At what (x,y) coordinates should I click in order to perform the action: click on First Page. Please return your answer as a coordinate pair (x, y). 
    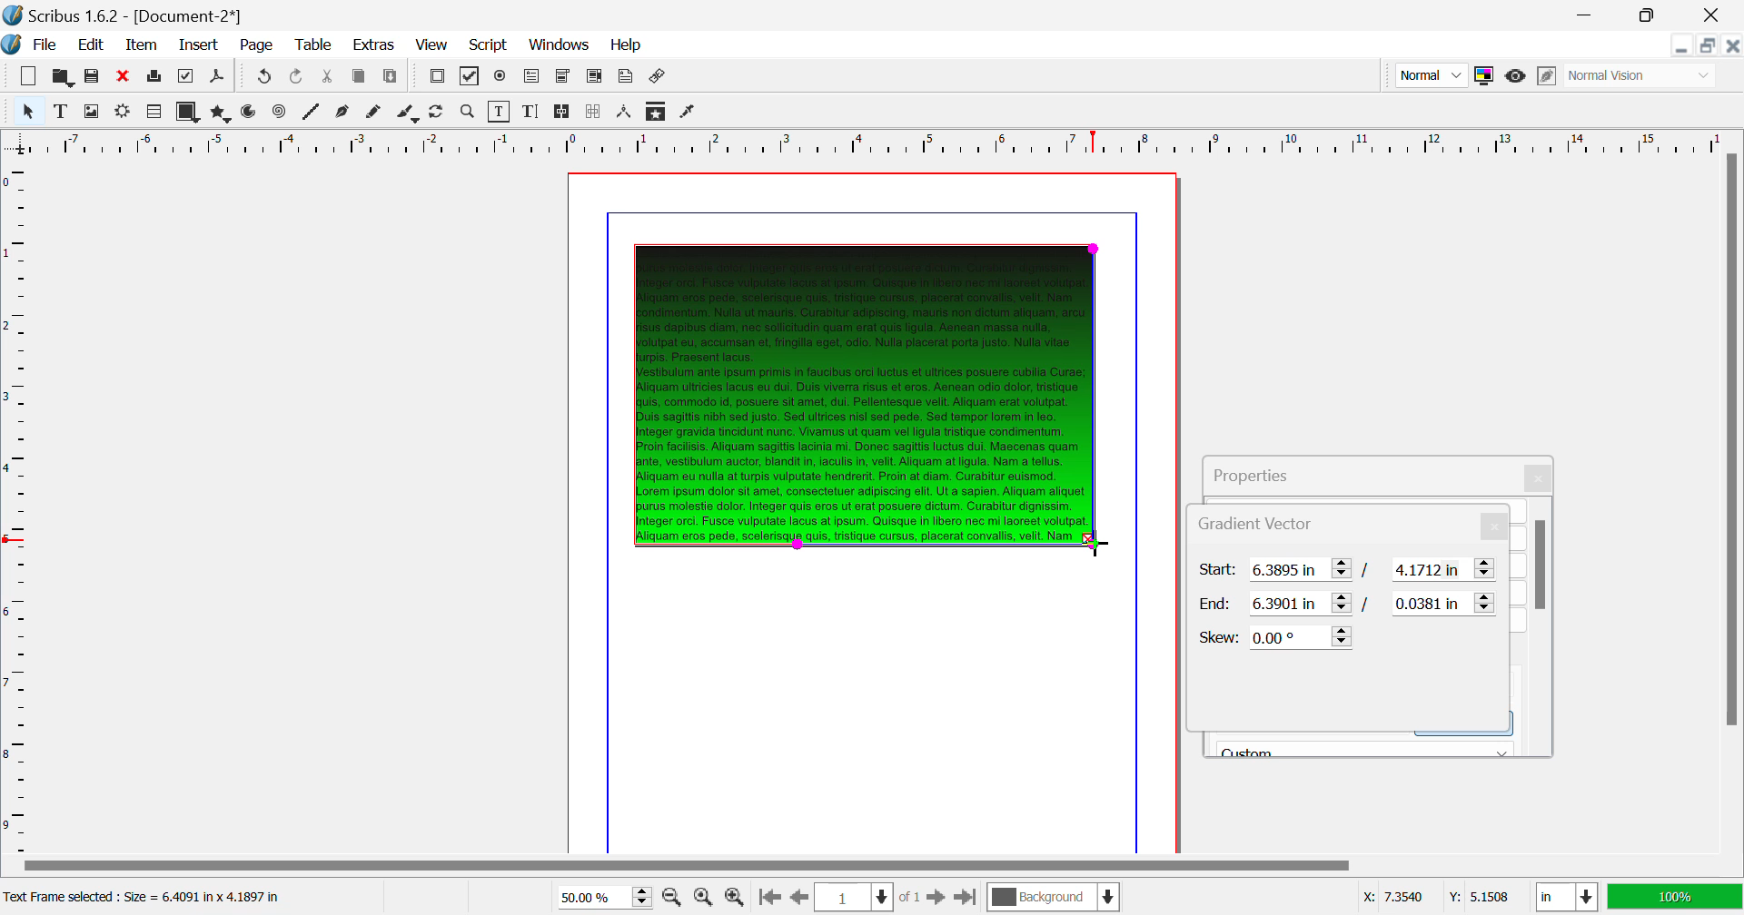
    Looking at the image, I should click on (768, 899).